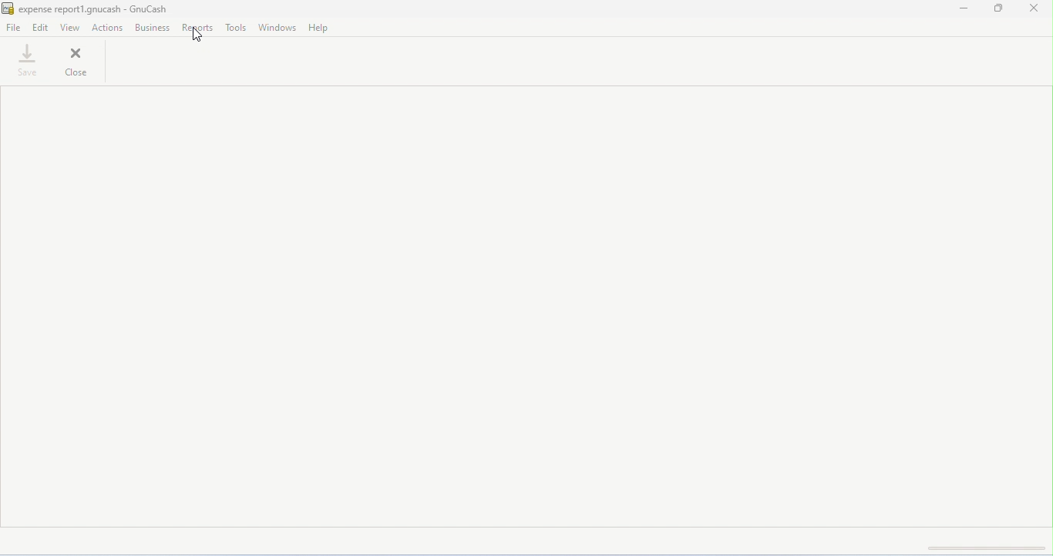 Image resolution: width=1053 pixels, height=556 pixels. Describe the element at coordinates (197, 36) in the screenshot. I see `cursor` at that location.